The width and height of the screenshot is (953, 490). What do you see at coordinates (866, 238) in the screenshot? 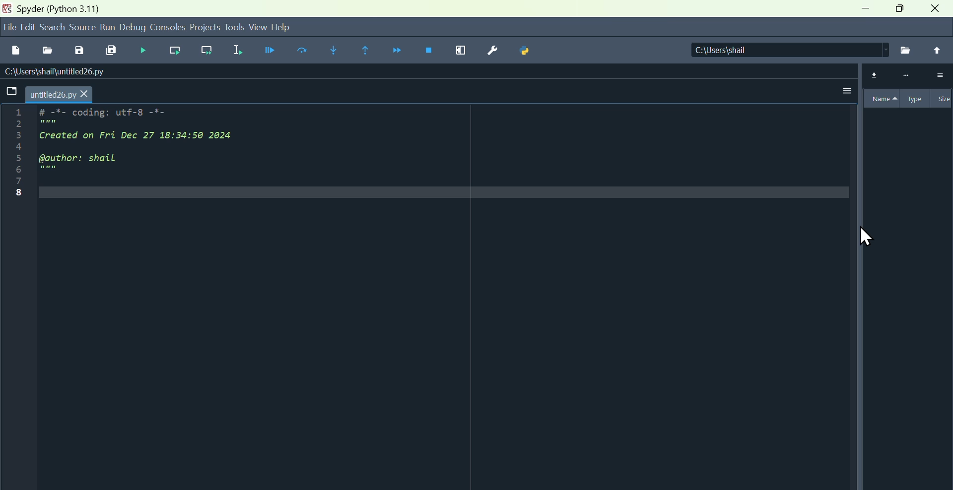
I see `Carsar` at bounding box center [866, 238].